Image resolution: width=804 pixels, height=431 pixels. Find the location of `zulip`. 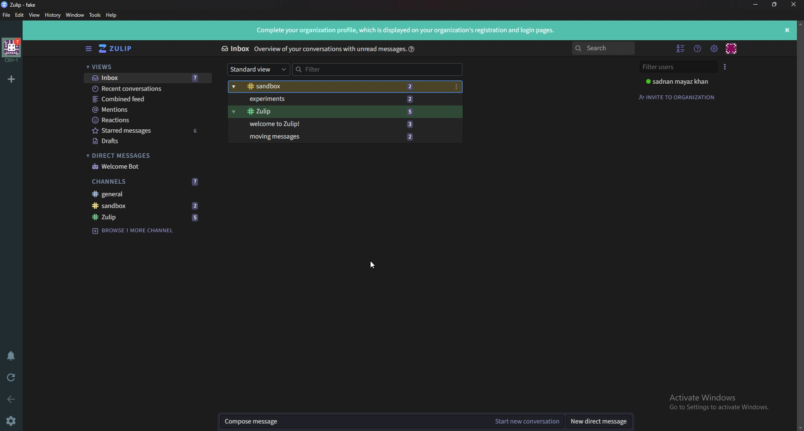

zulip is located at coordinates (146, 217).